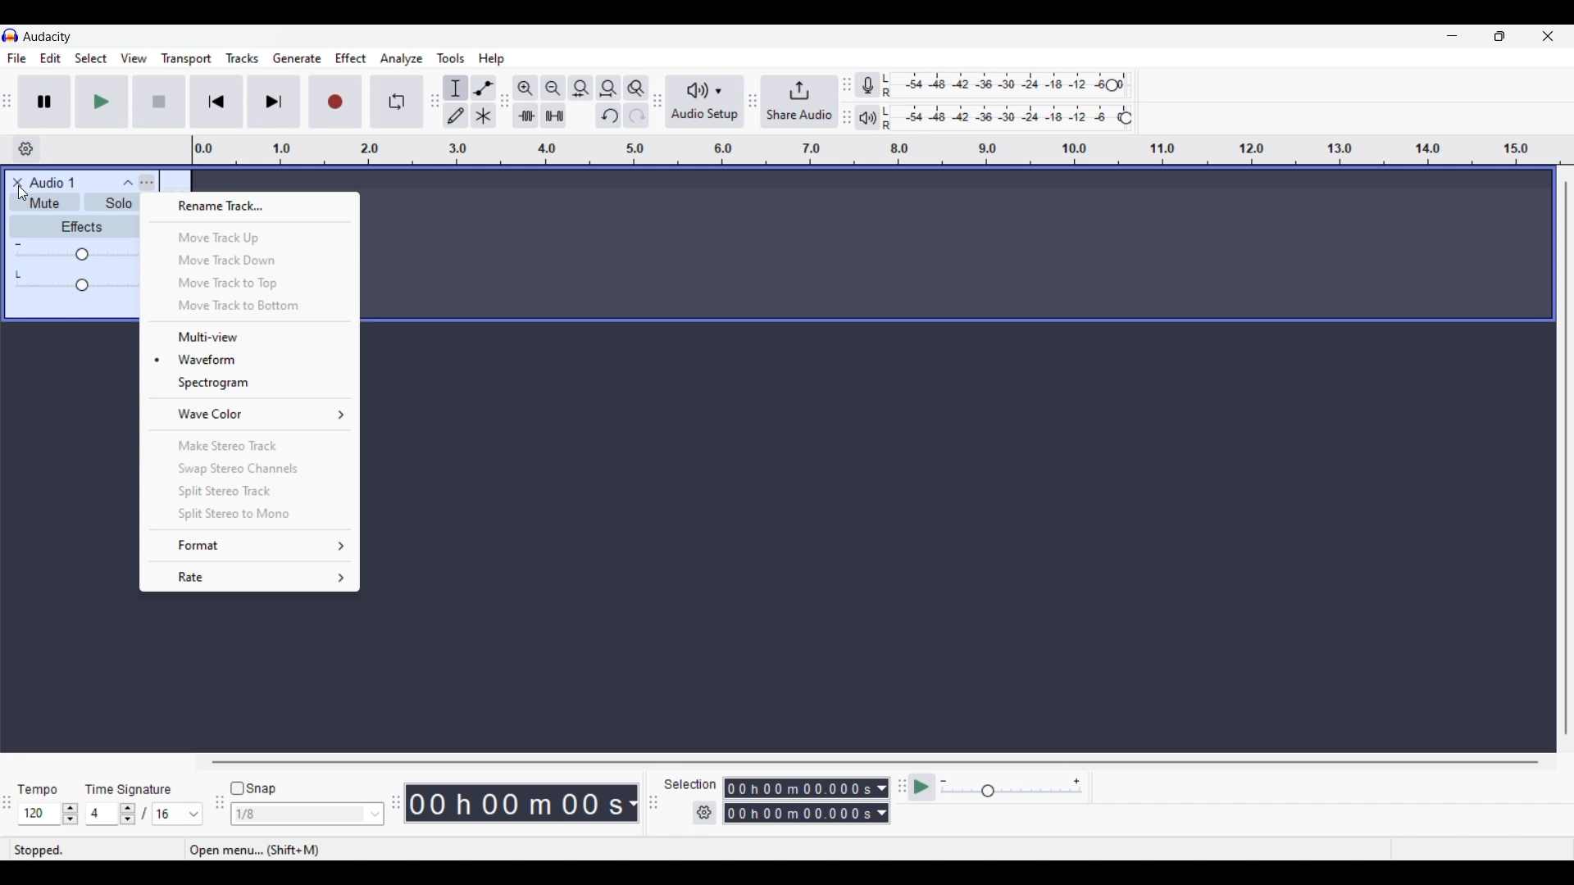 Image resolution: width=1574 pixels, height=885 pixels. What do you see at coordinates (876, 762) in the screenshot?
I see `Horizontal slide bar` at bounding box center [876, 762].